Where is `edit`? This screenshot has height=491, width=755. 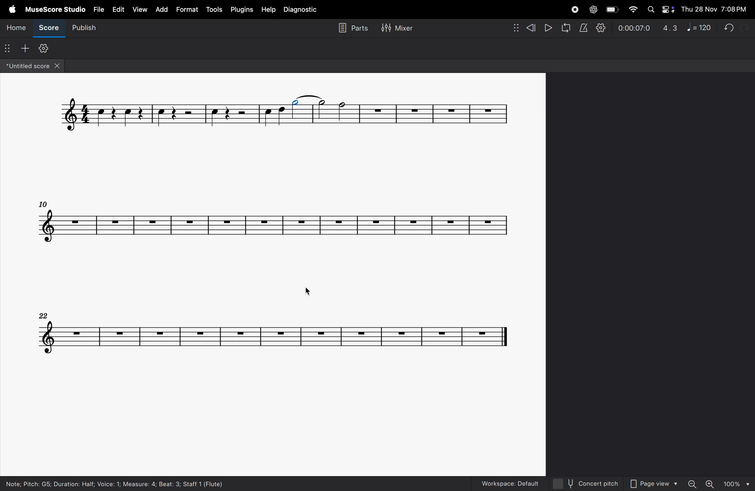 edit is located at coordinates (117, 10).